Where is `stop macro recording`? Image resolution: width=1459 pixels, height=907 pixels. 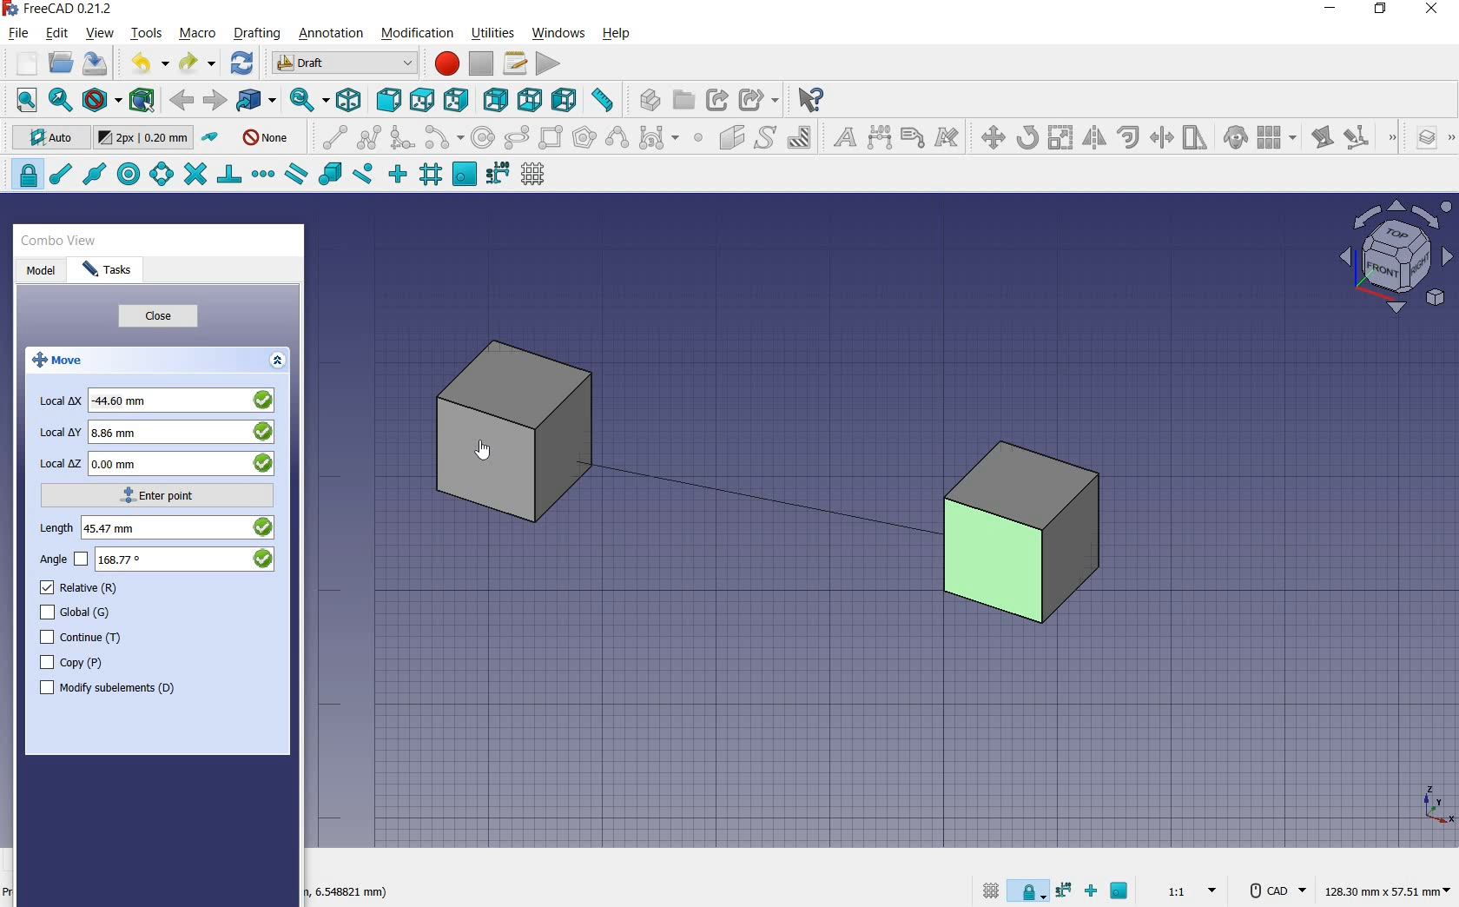
stop macro recording is located at coordinates (479, 65).